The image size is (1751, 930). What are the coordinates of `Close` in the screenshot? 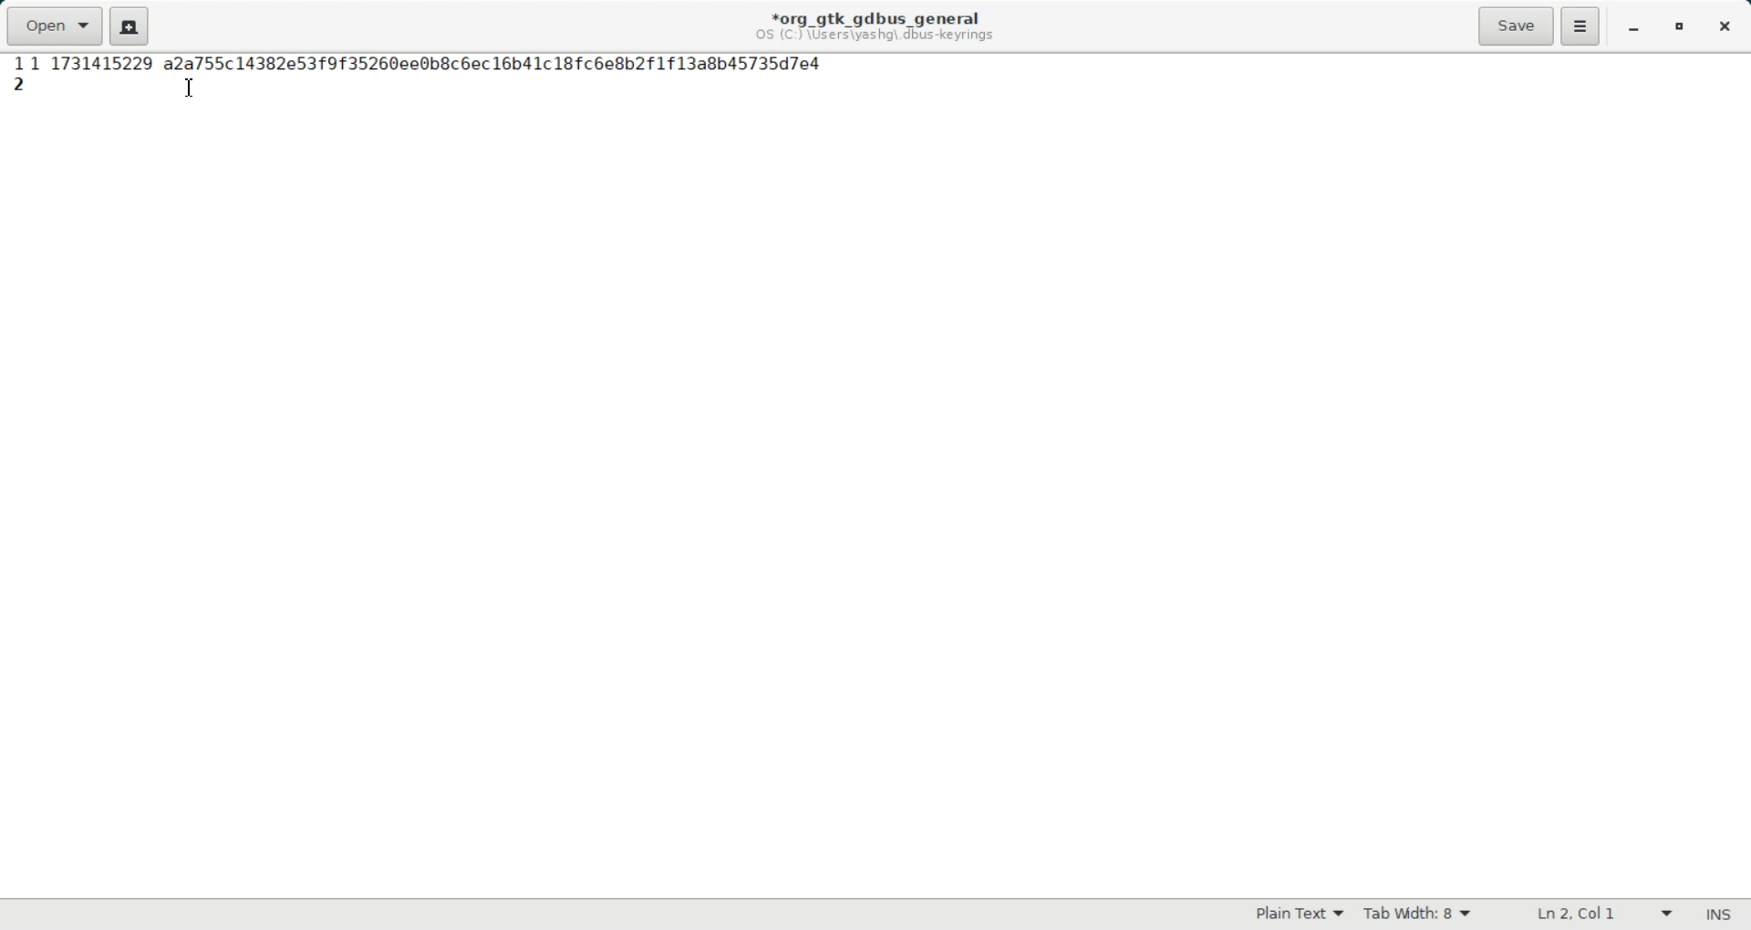 It's located at (1723, 27).